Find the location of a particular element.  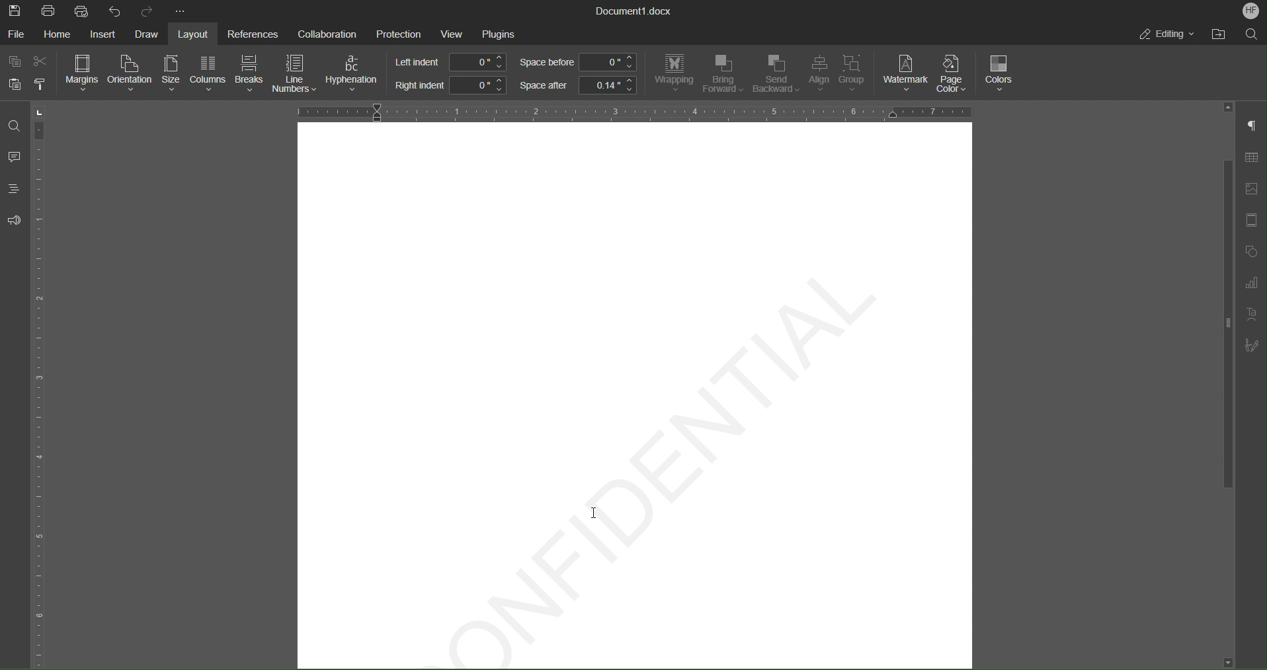

Columns is located at coordinates (206, 74).